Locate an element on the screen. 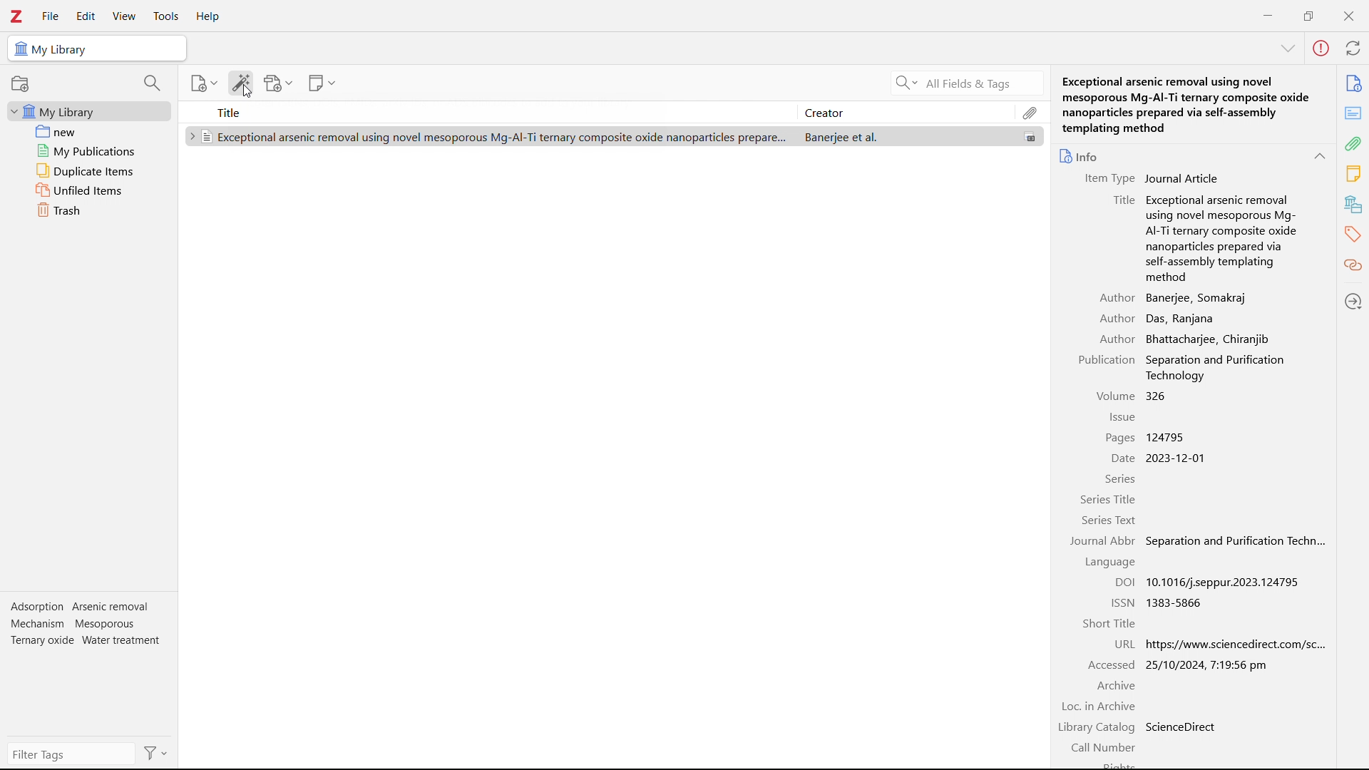 The width and height of the screenshot is (1369, 770). Banerjee et. al is located at coordinates (904, 136).